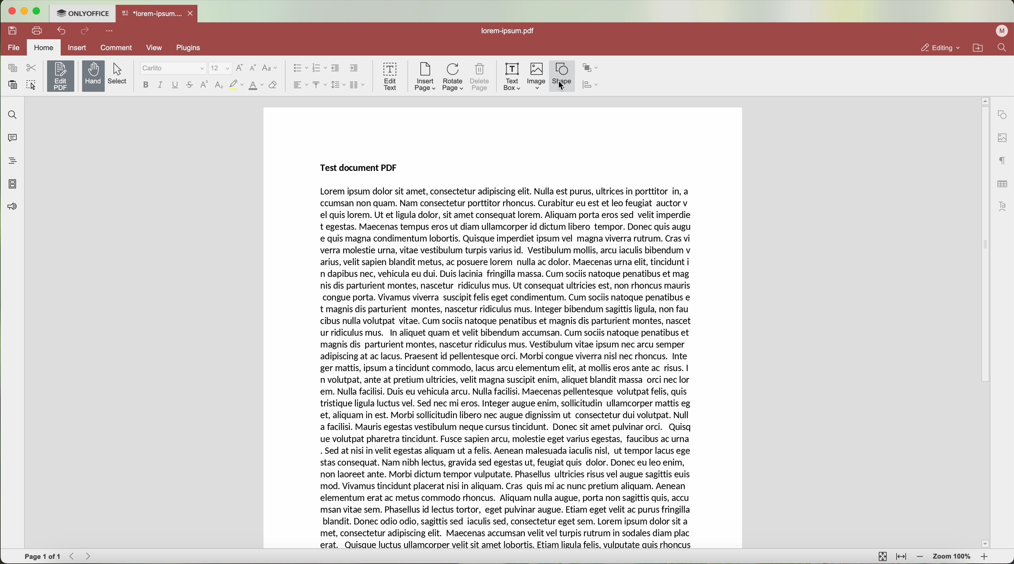 The width and height of the screenshot is (1014, 564). What do you see at coordinates (242, 67) in the screenshot?
I see `increment font size` at bounding box center [242, 67].